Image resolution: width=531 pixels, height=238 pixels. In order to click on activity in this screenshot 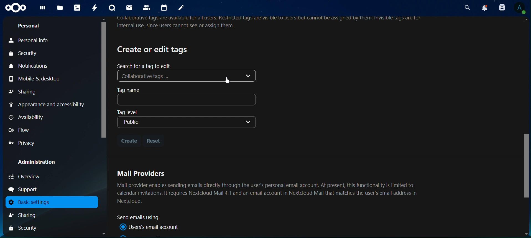, I will do `click(96, 8)`.